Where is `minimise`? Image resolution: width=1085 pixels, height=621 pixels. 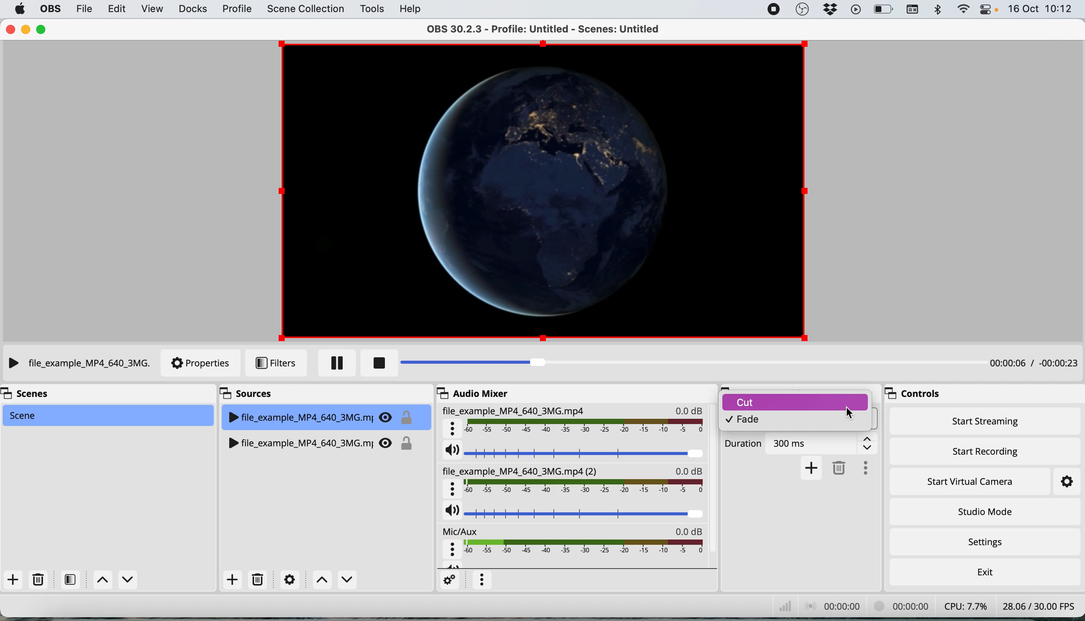
minimise is located at coordinates (25, 29).